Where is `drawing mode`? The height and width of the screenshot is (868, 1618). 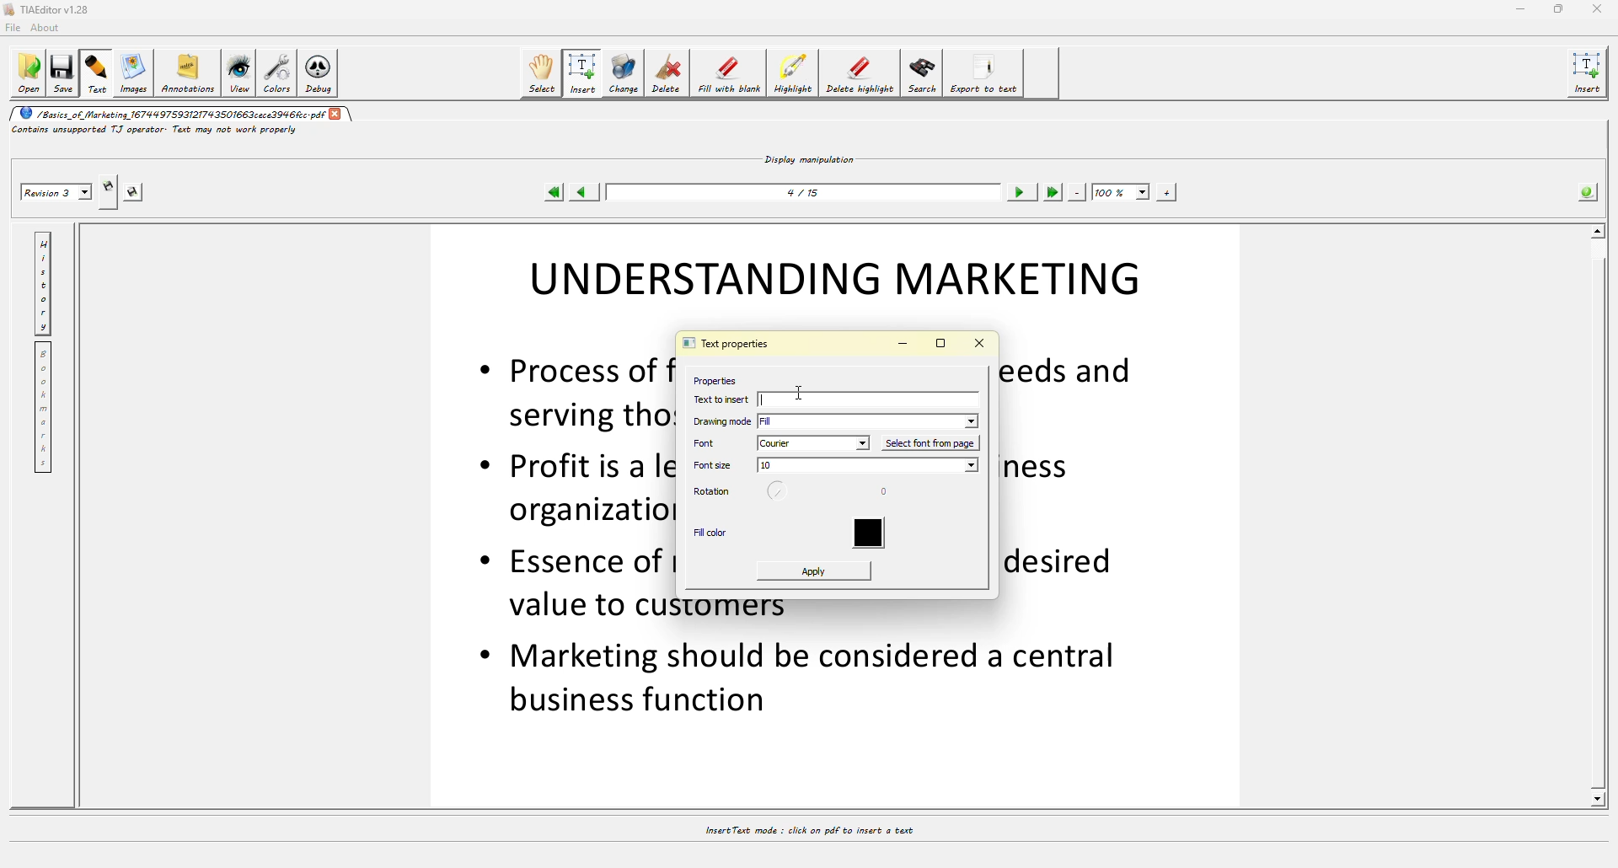 drawing mode is located at coordinates (723, 421).